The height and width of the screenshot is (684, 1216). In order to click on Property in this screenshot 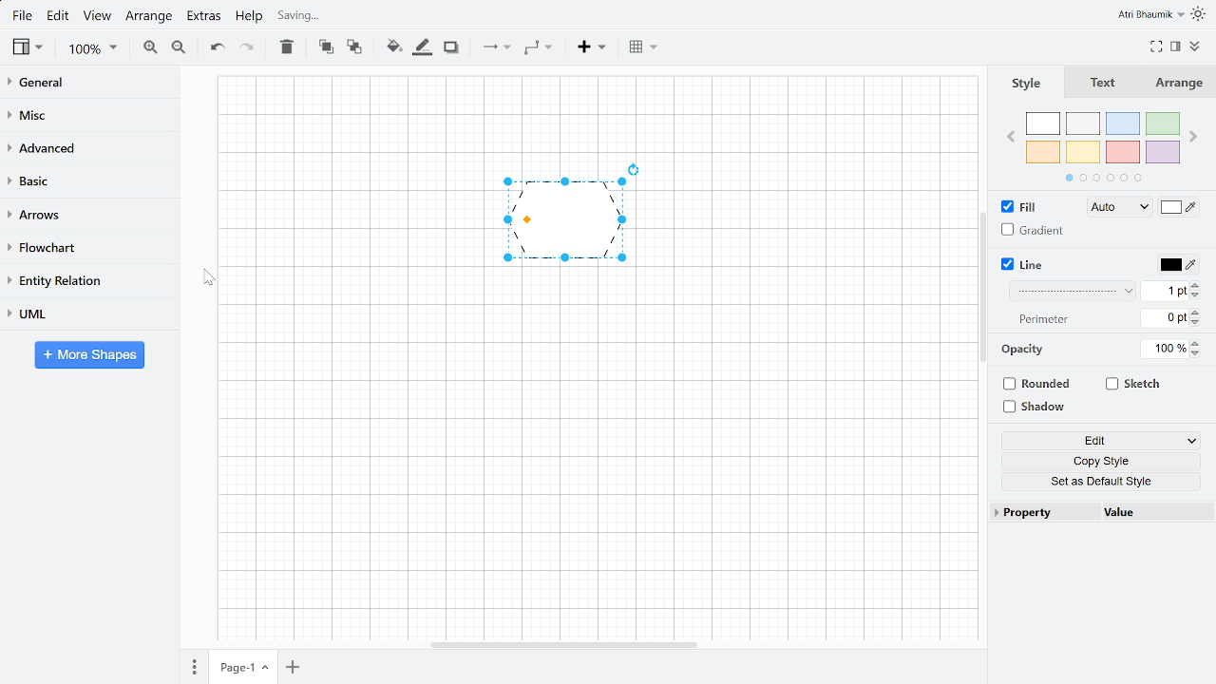, I will do `click(1046, 511)`.